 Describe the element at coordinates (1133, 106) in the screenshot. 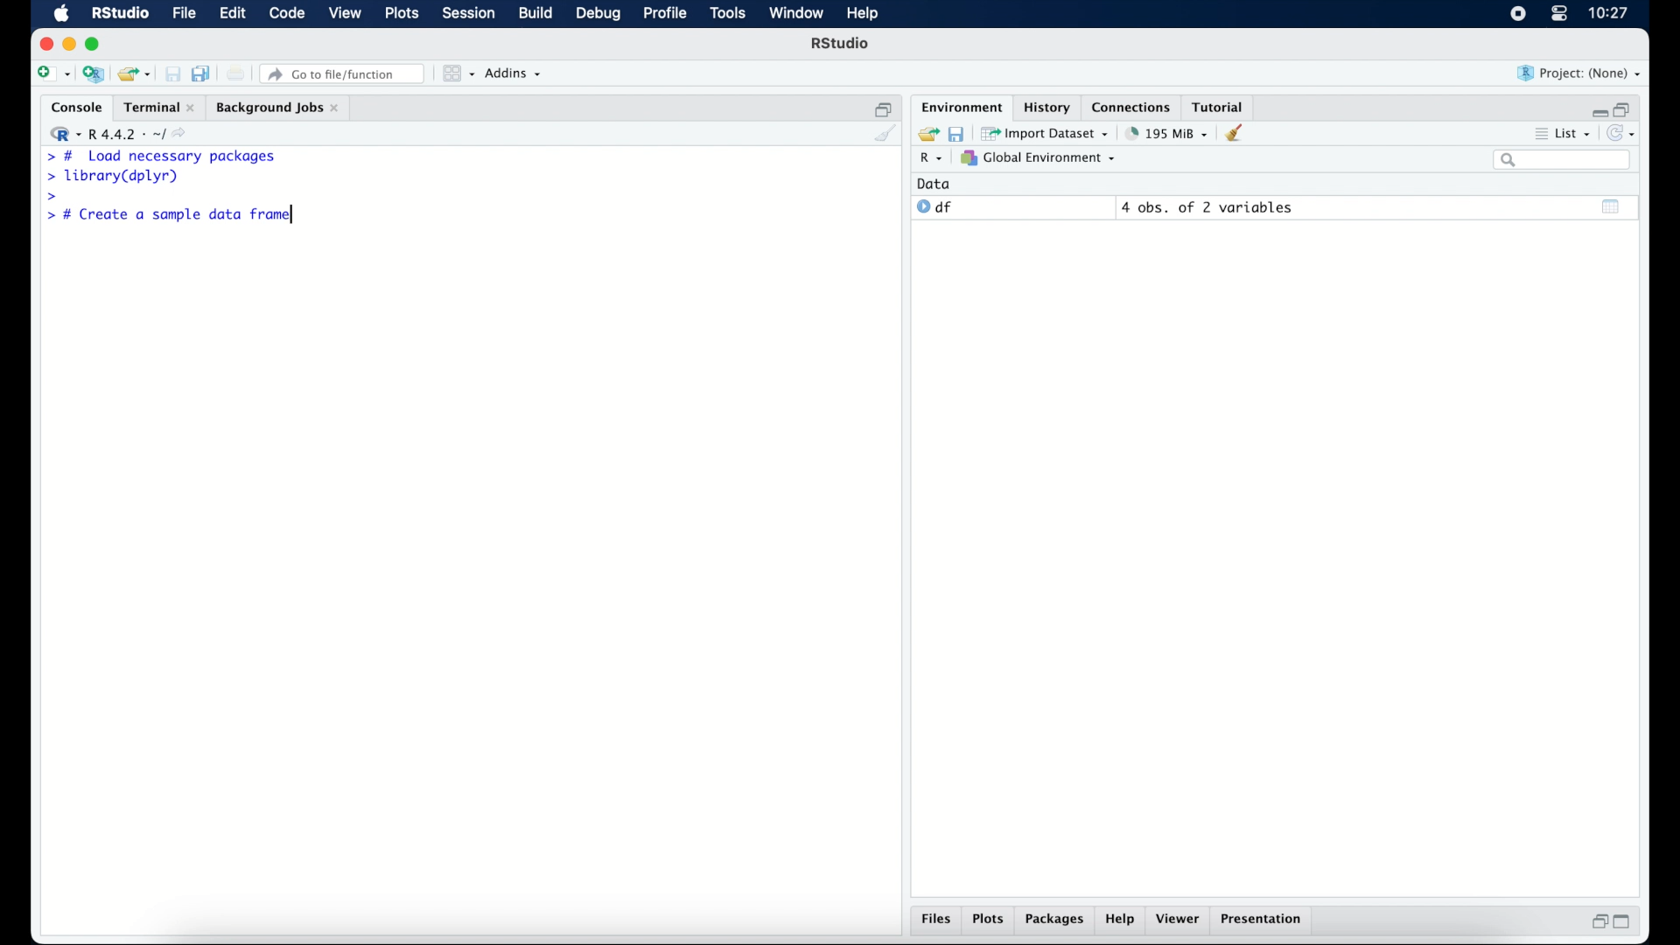

I see `connections` at that location.